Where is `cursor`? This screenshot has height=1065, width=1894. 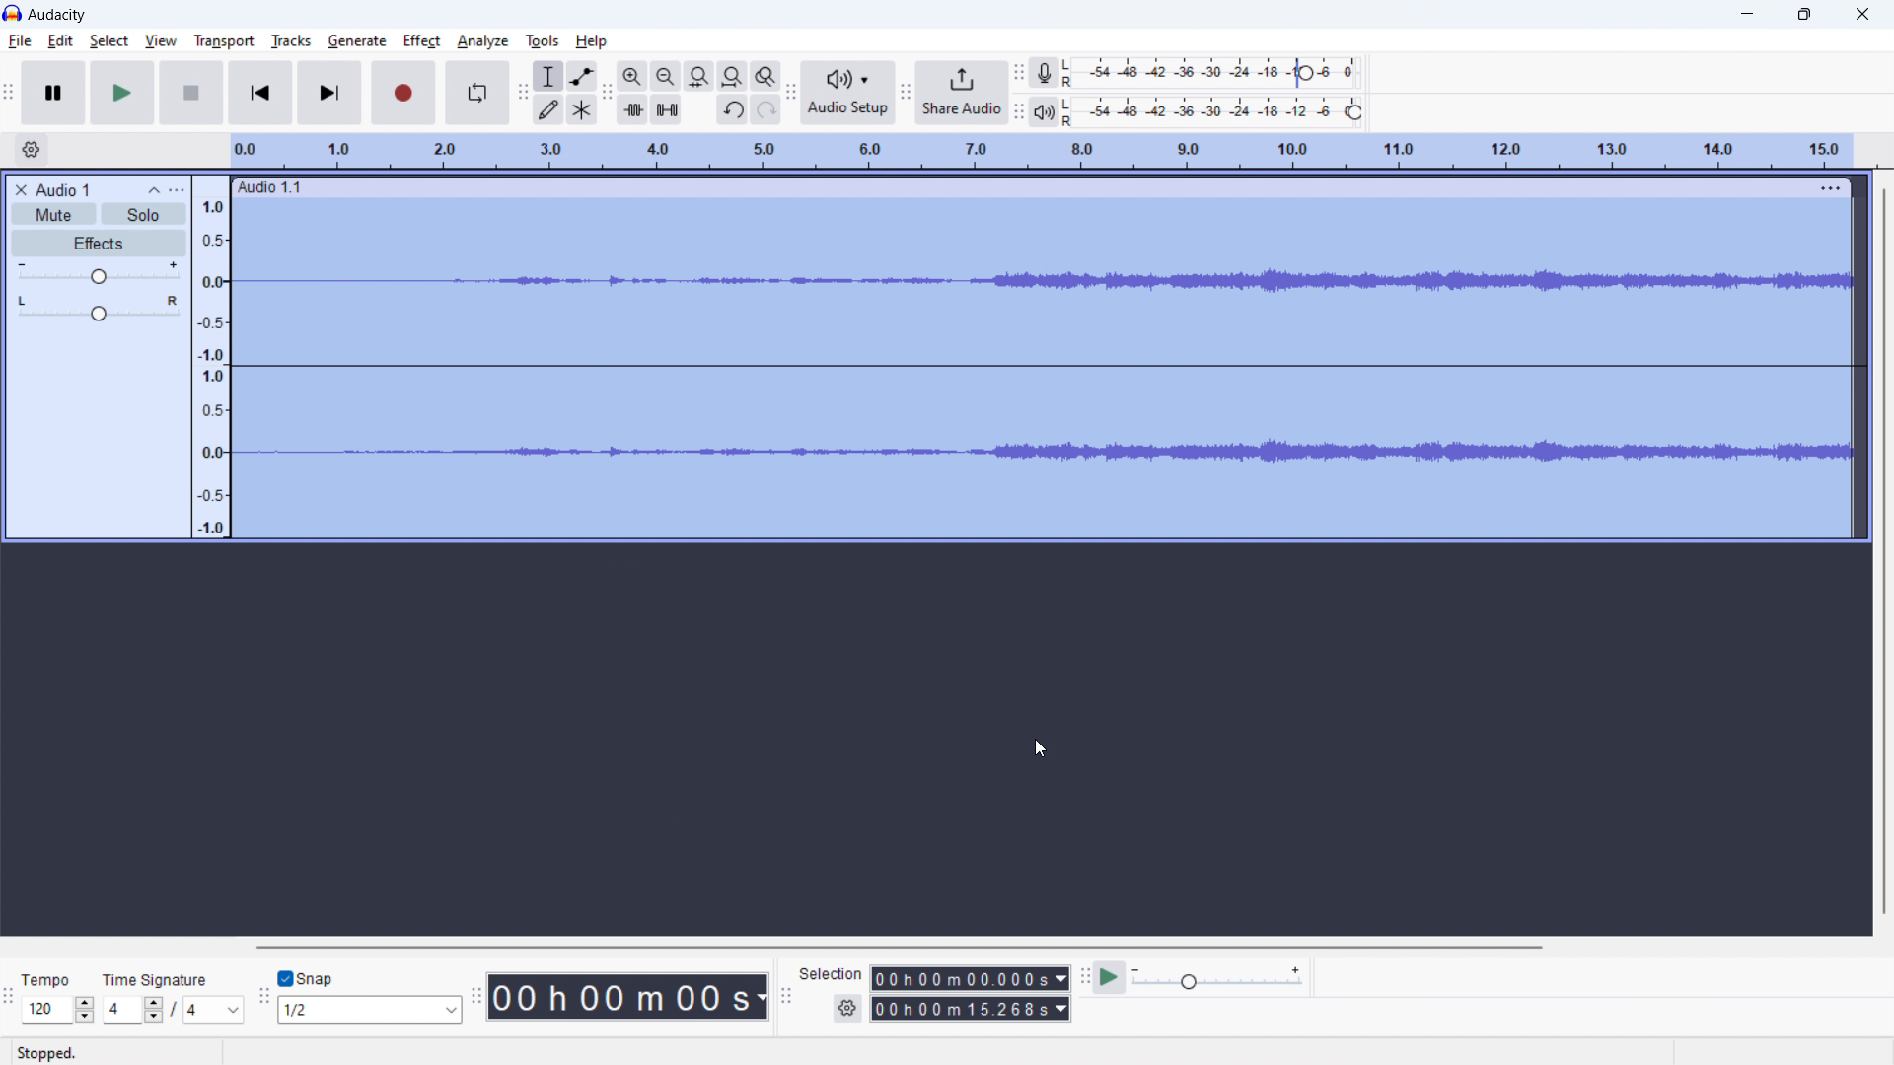
cursor is located at coordinates (1040, 750).